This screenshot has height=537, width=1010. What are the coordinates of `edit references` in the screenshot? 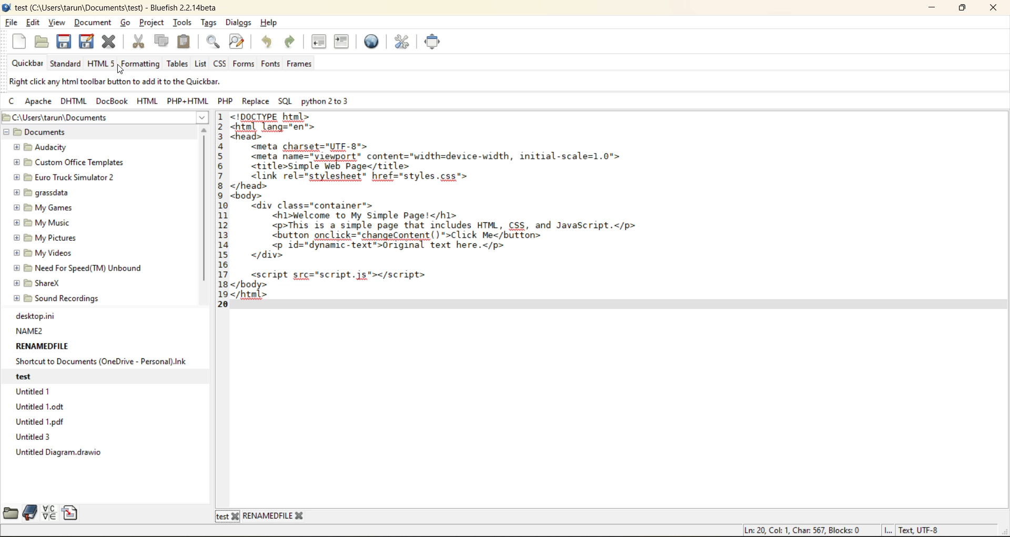 It's located at (400, 41).